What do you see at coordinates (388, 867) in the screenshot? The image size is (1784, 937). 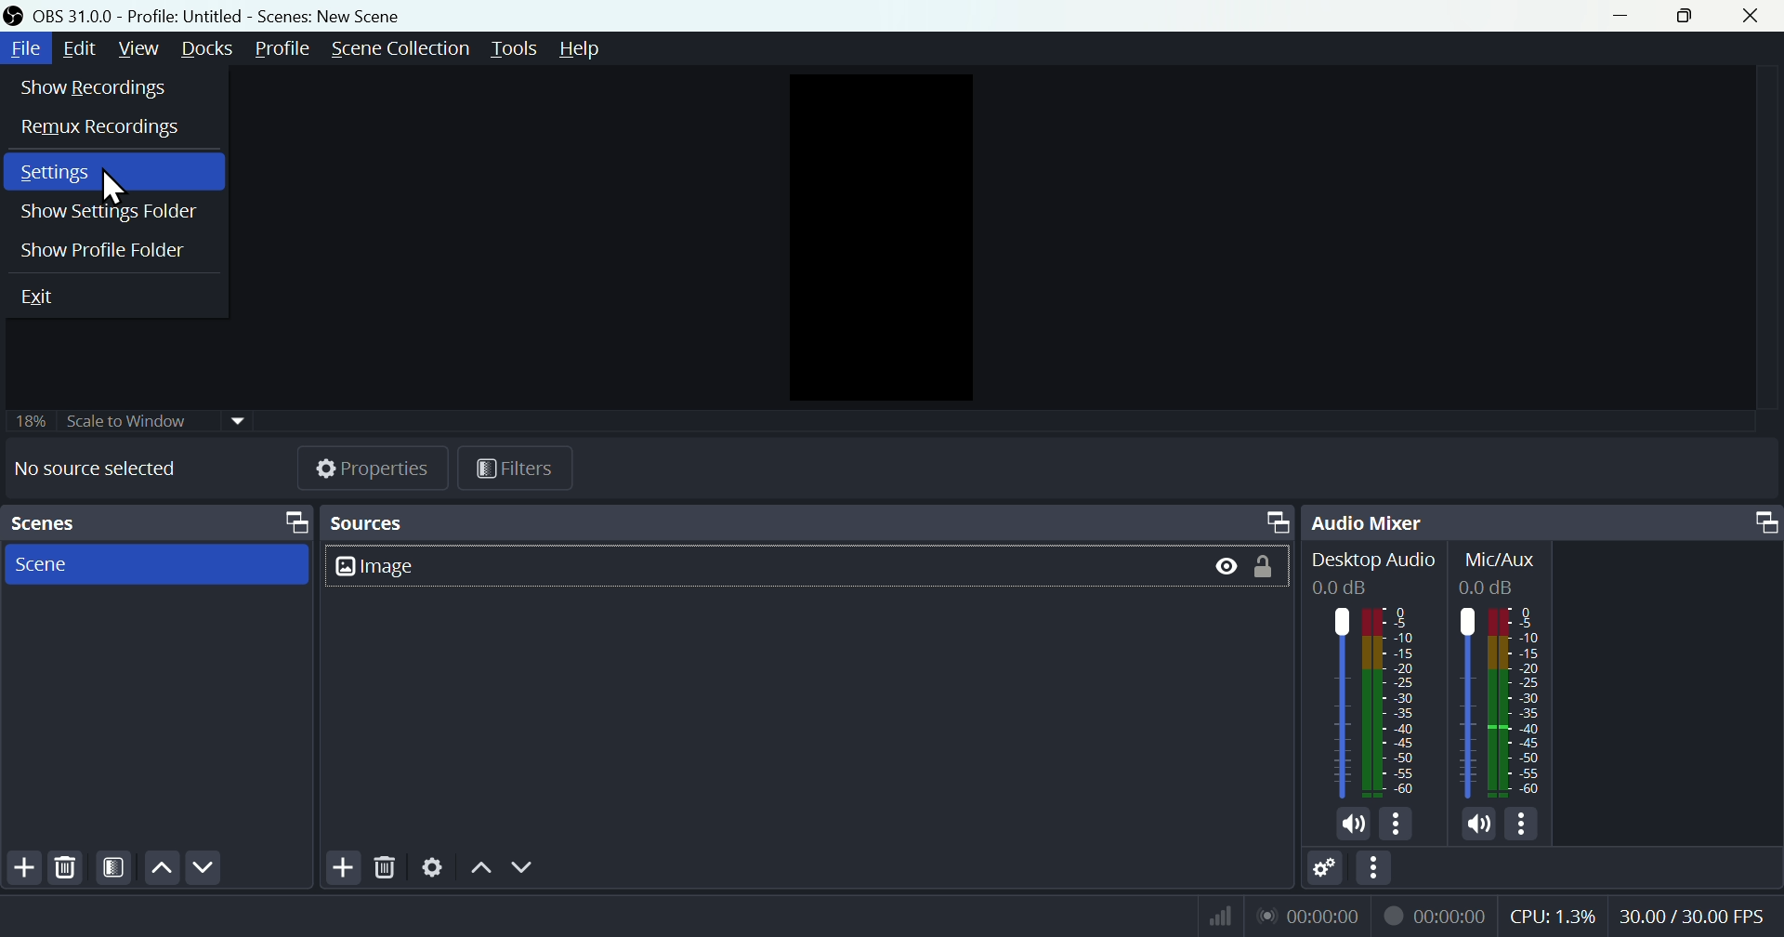 I see `Delete` at bounding box center [388, 867].